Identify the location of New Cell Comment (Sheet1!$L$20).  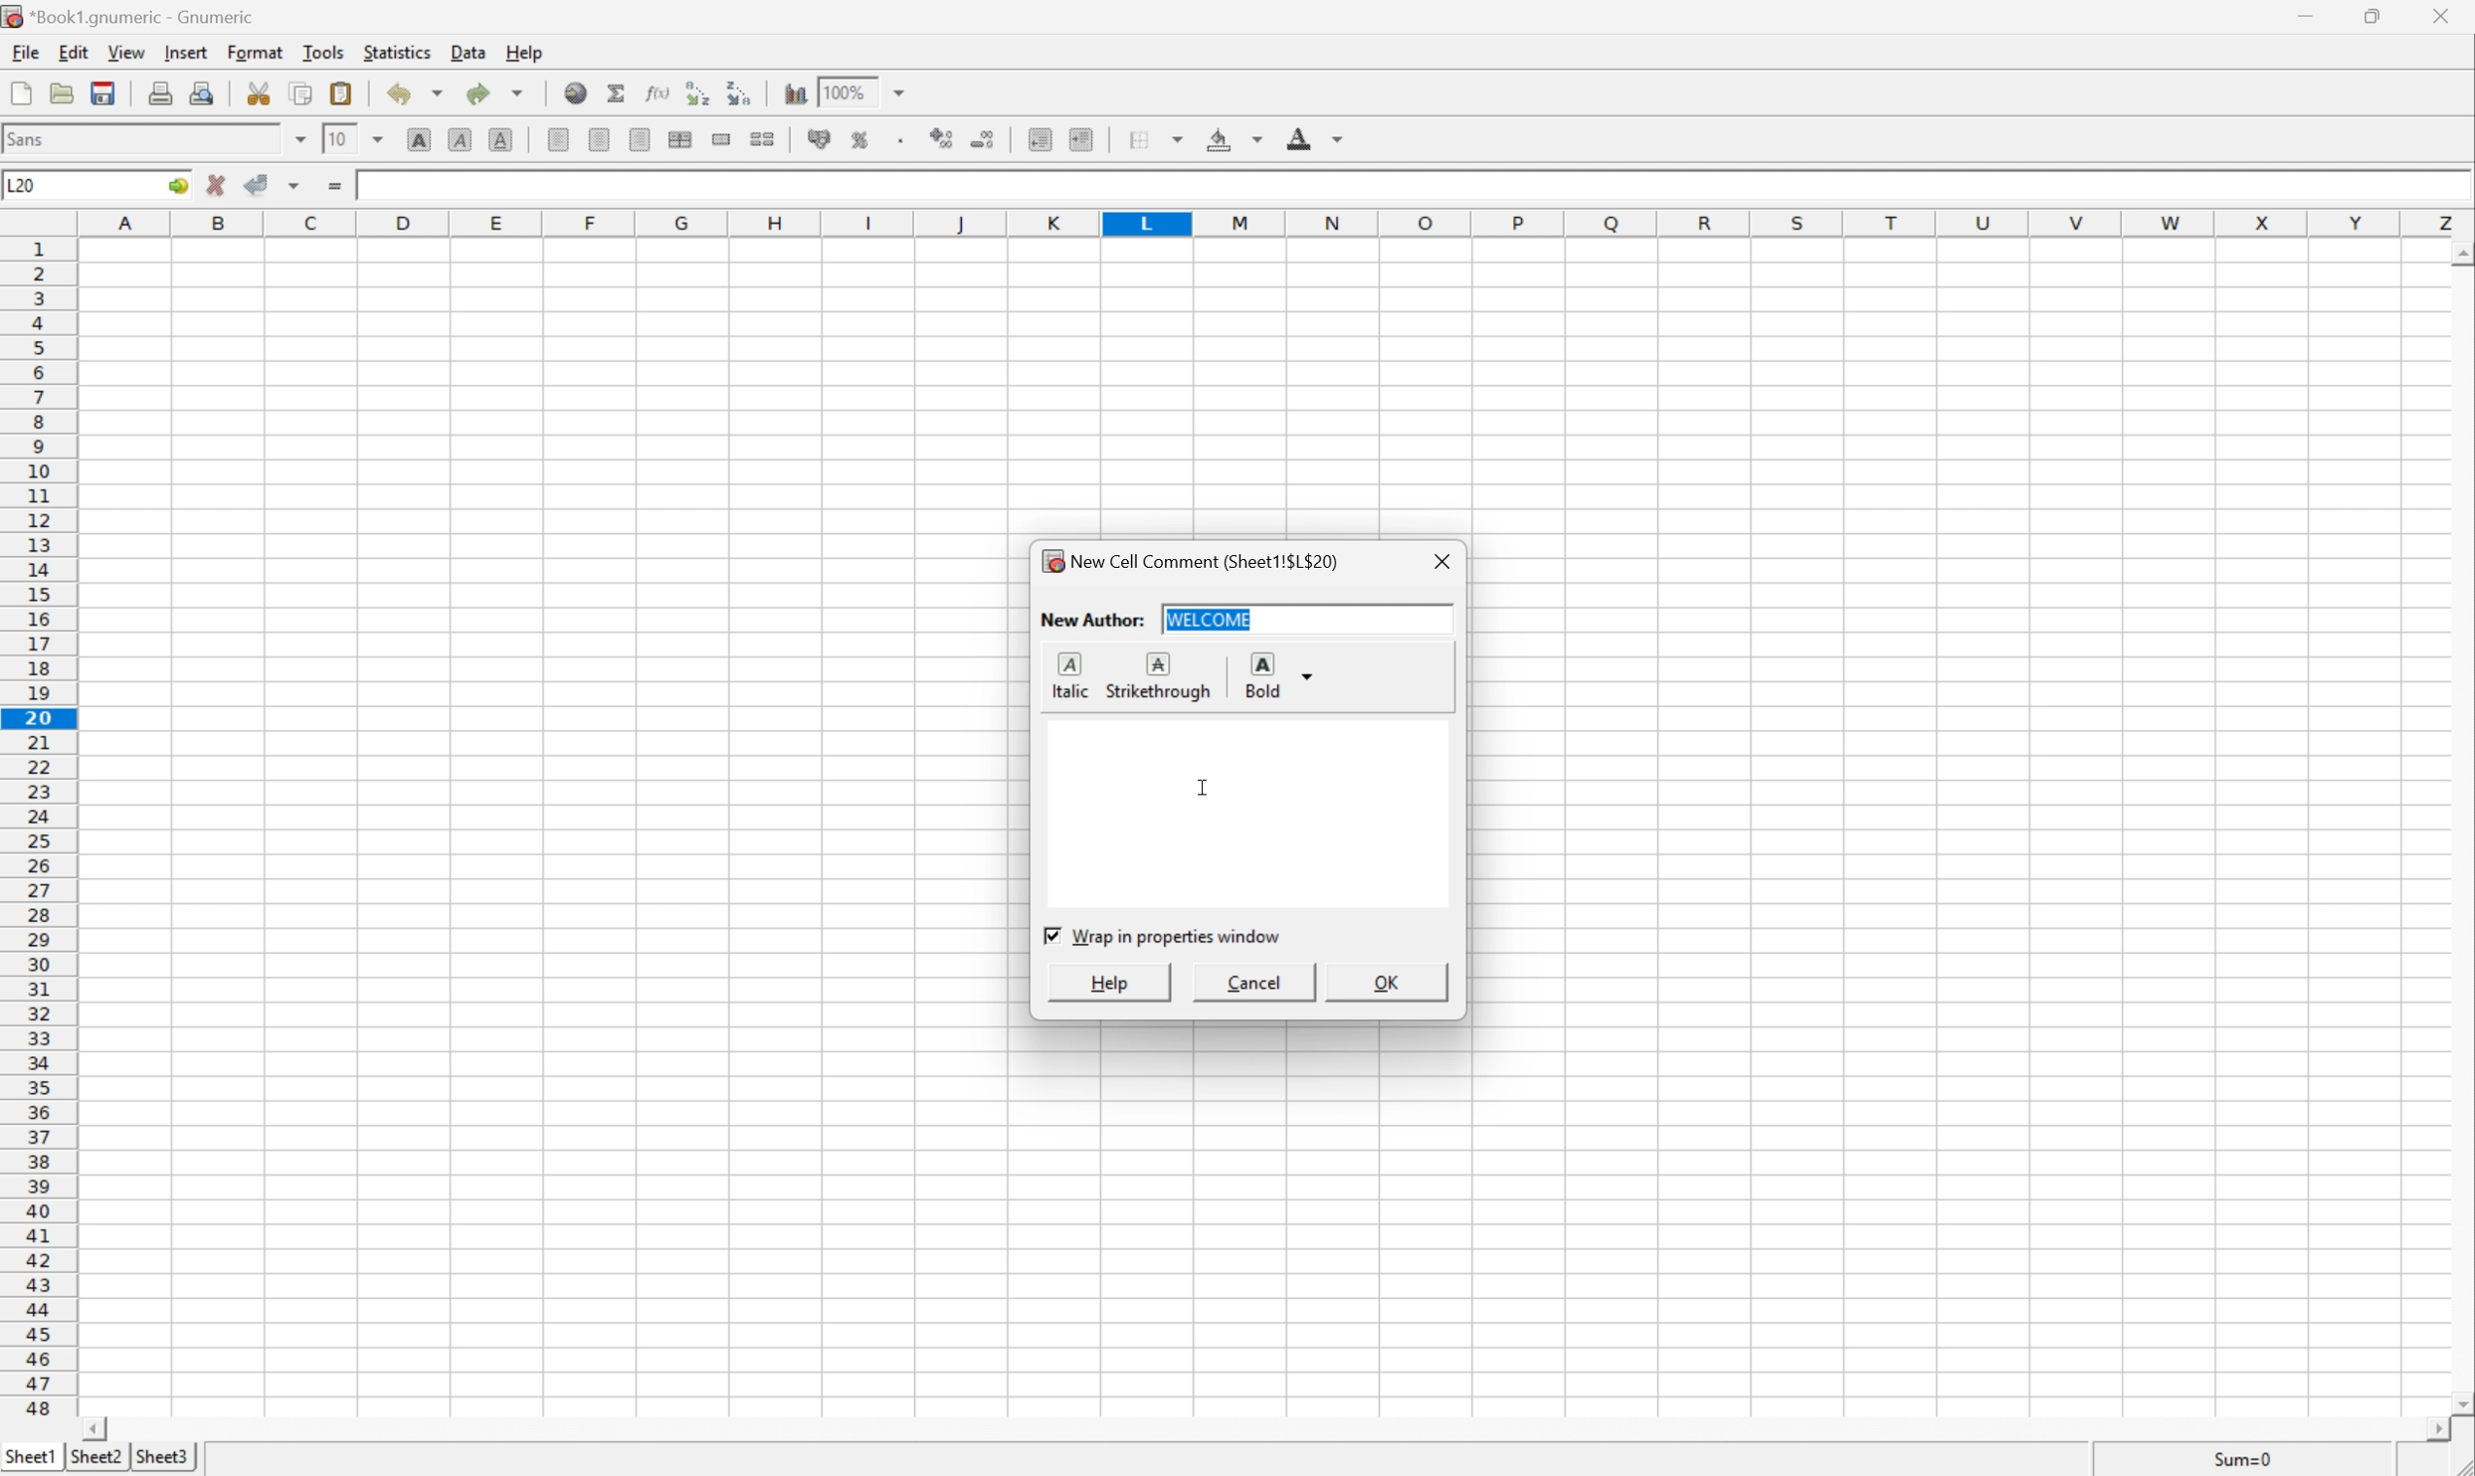
(1188, 561).